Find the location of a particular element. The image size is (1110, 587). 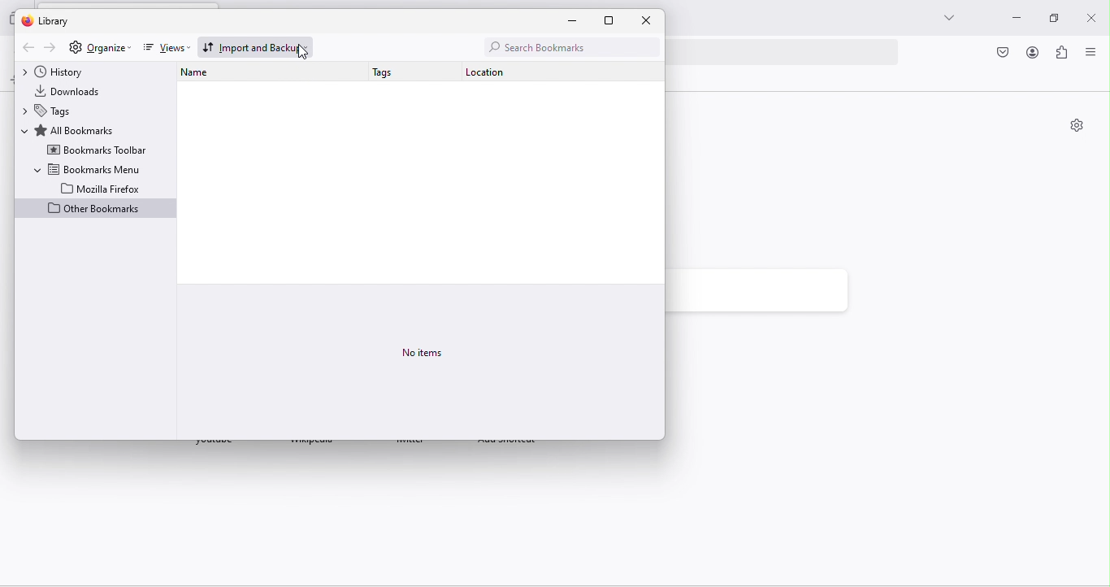

cursor is located at coordinates (301, 53).